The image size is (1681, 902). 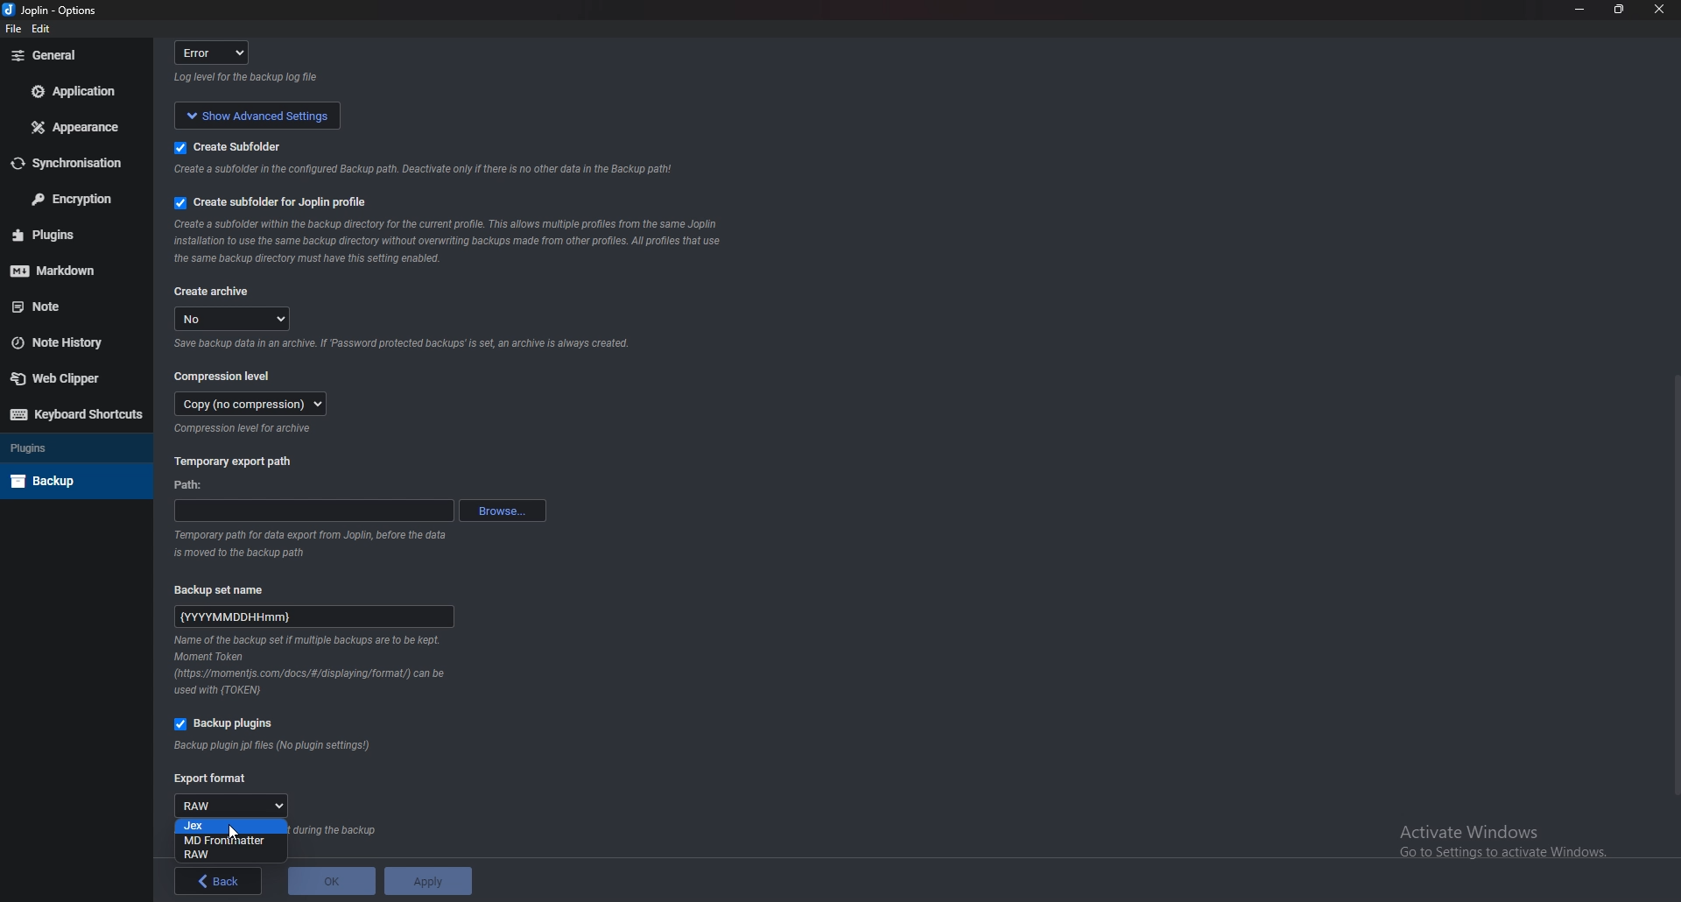 I want to click on Info, so click(x=447, y=243).